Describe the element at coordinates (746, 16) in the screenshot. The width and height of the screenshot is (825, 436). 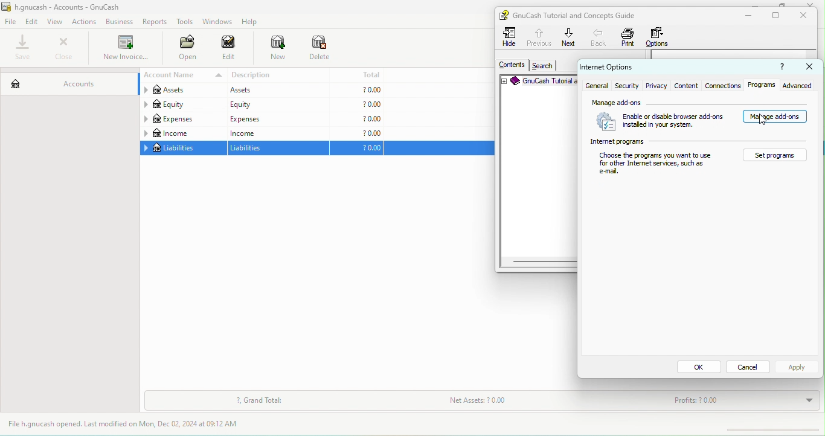
I see `minimize` at that location.